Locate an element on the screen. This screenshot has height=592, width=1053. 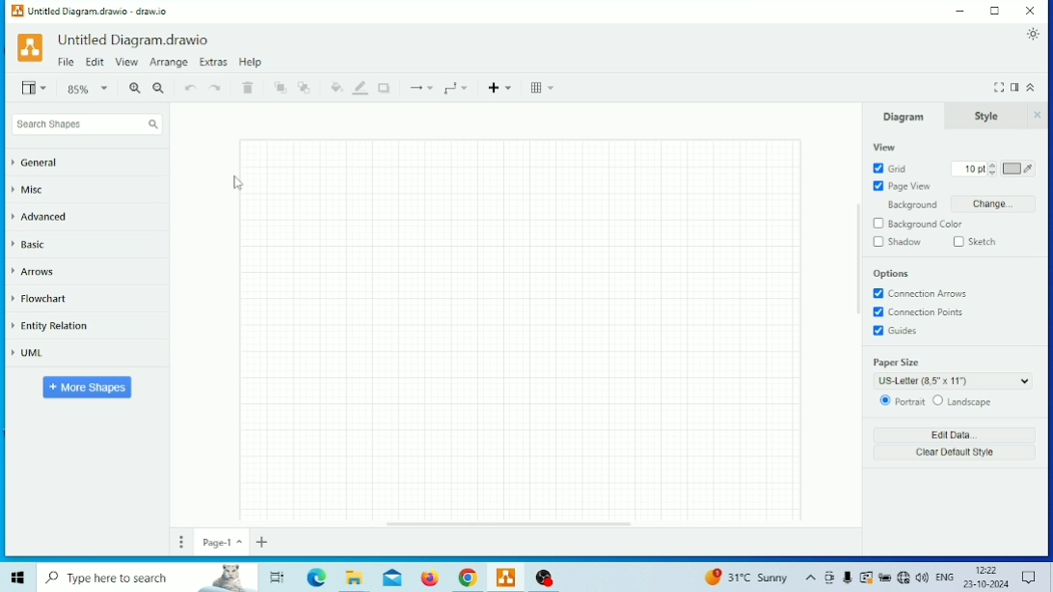
Arrange is located at coordinates (168, 62).